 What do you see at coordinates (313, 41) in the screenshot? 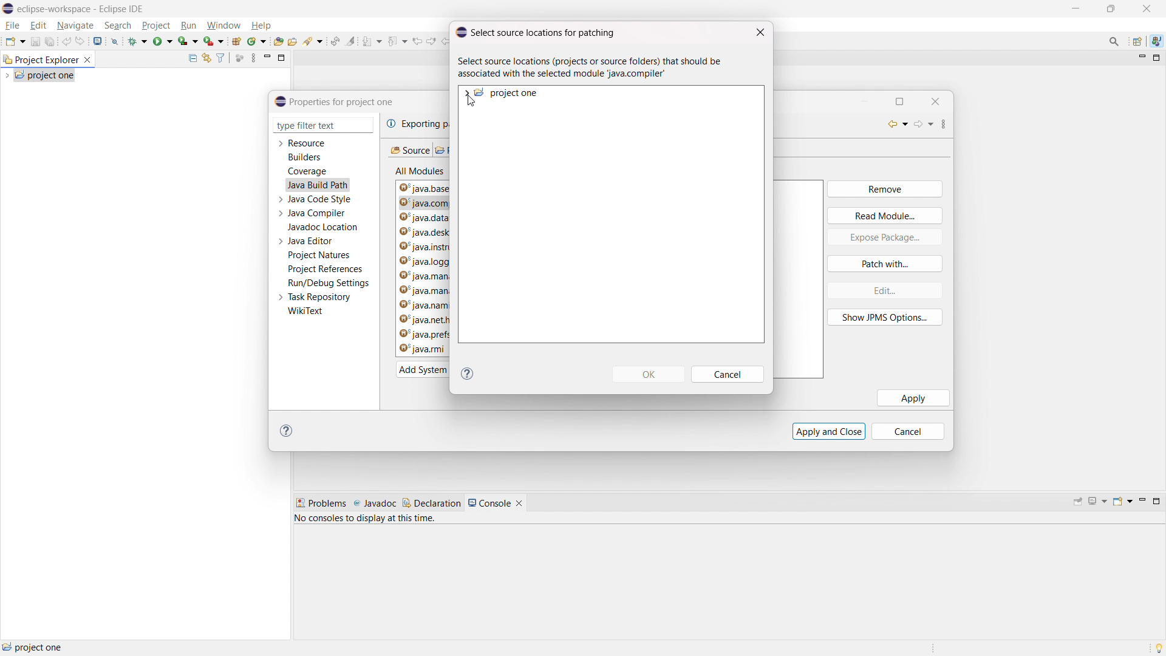
I see `search` at bounding box center [313, 41].